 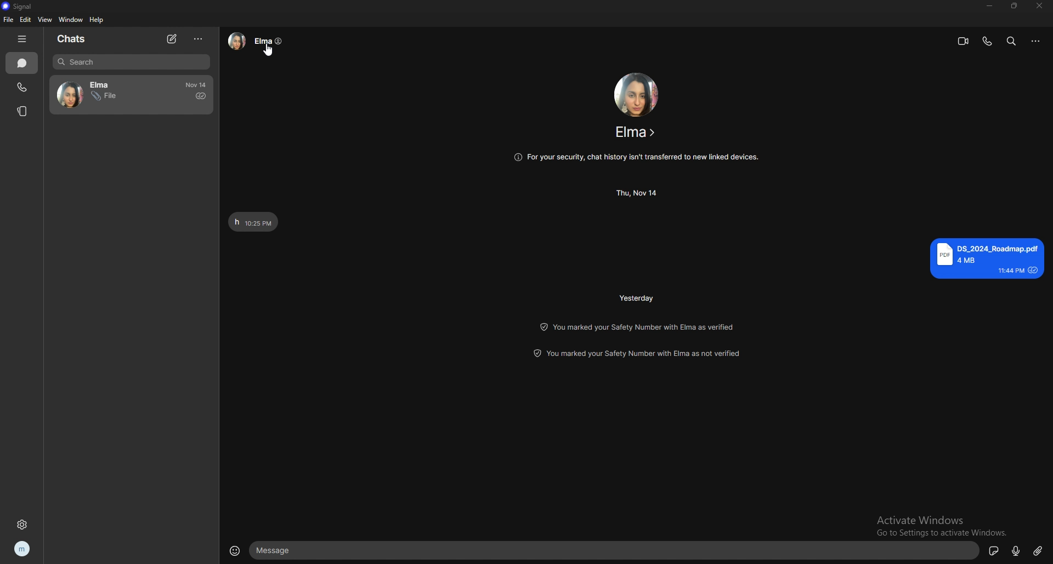 I want to click on window, so click(x=72, y=19).